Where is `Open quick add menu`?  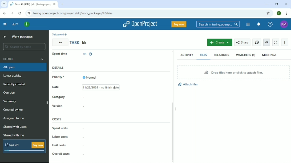
Open quick add menu is located at coordinates (27, 24).